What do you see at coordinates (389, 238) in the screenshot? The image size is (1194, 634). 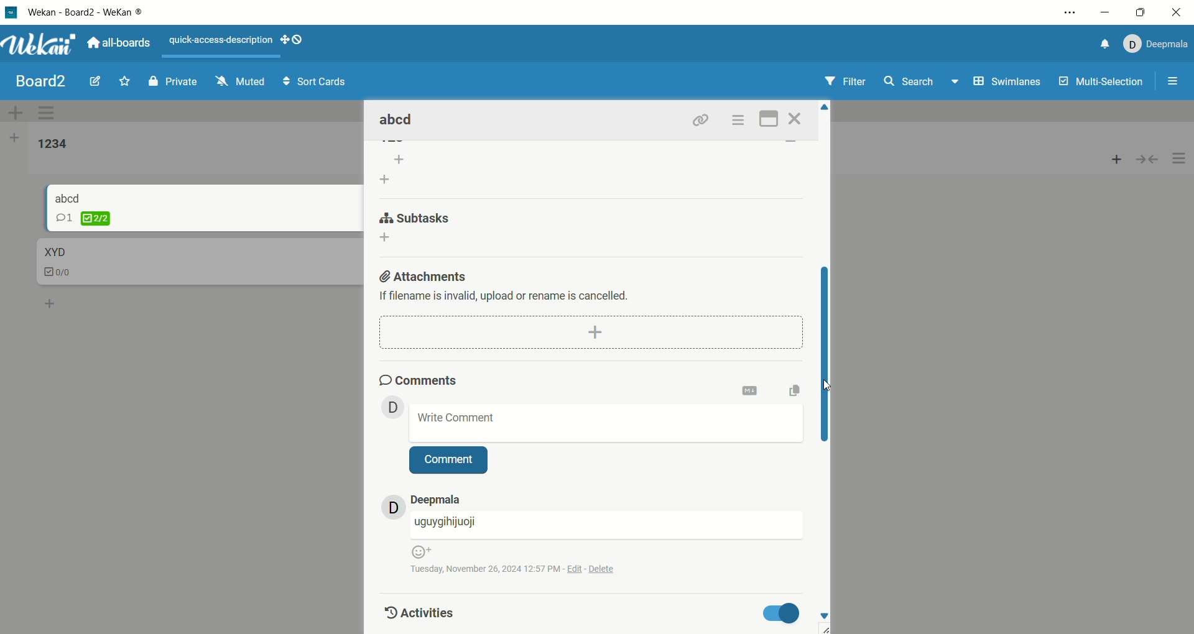 I see `add` at bounding box center [389, 238].